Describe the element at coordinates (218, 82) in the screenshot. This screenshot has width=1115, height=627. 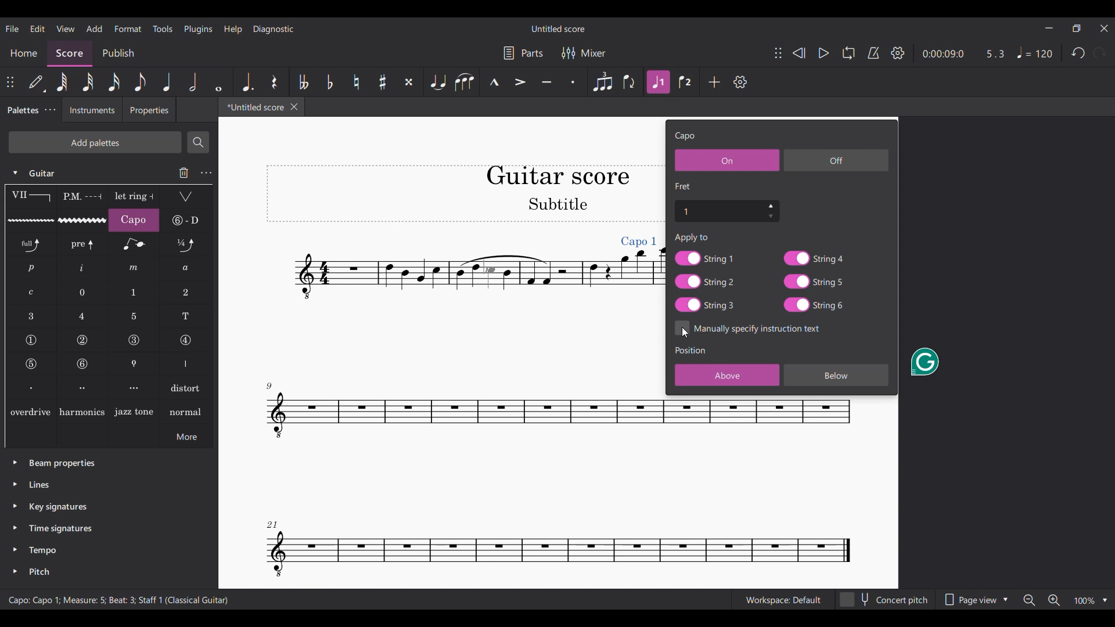
I see `Whole note` at that location.